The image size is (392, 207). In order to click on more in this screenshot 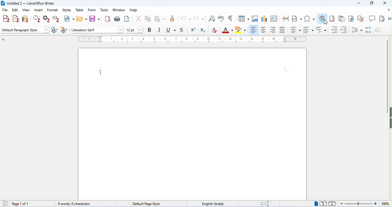, I will do `click(389, 19)`.